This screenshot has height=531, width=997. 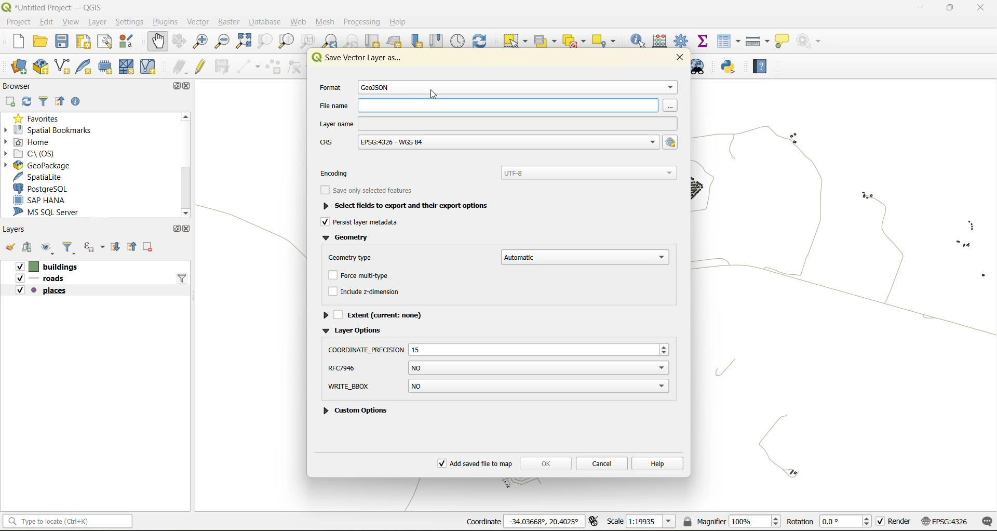 What do you see at coordinates (326, 23) in the screenshot?
I see `mesh` at bounding box center [326, 23].